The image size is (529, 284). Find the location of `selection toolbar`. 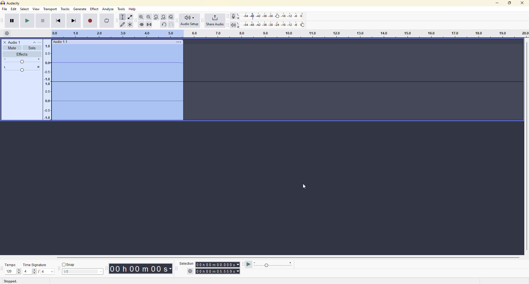

selection toolbar is located at coordinates (176, 269).